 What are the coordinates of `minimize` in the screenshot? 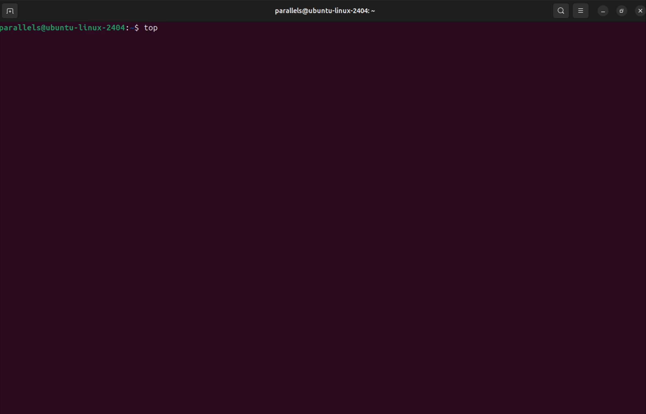 It's located at (603, 11).